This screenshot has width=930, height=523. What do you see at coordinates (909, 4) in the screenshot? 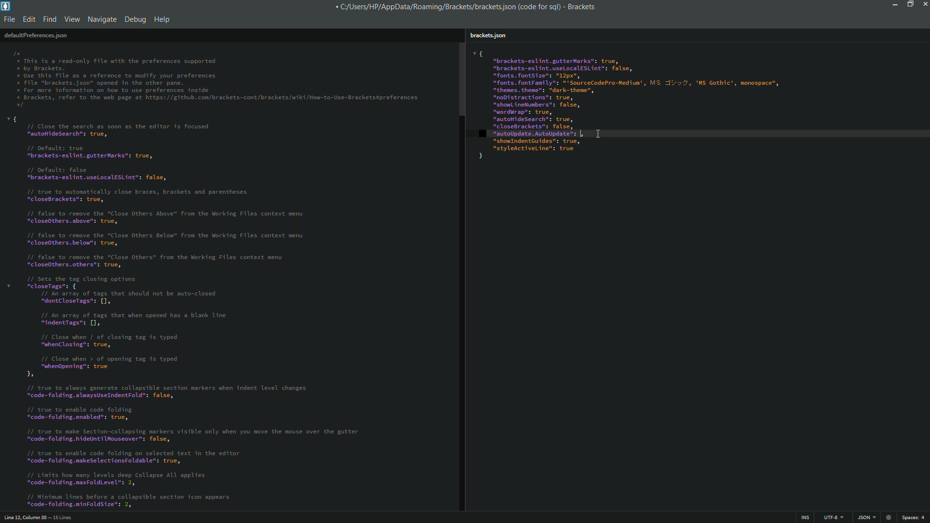
I see `maximize` at bounding box center [909, 4].